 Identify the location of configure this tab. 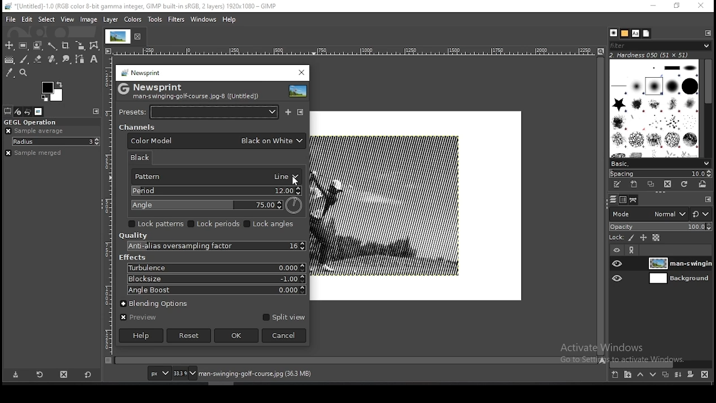
(709, 199).